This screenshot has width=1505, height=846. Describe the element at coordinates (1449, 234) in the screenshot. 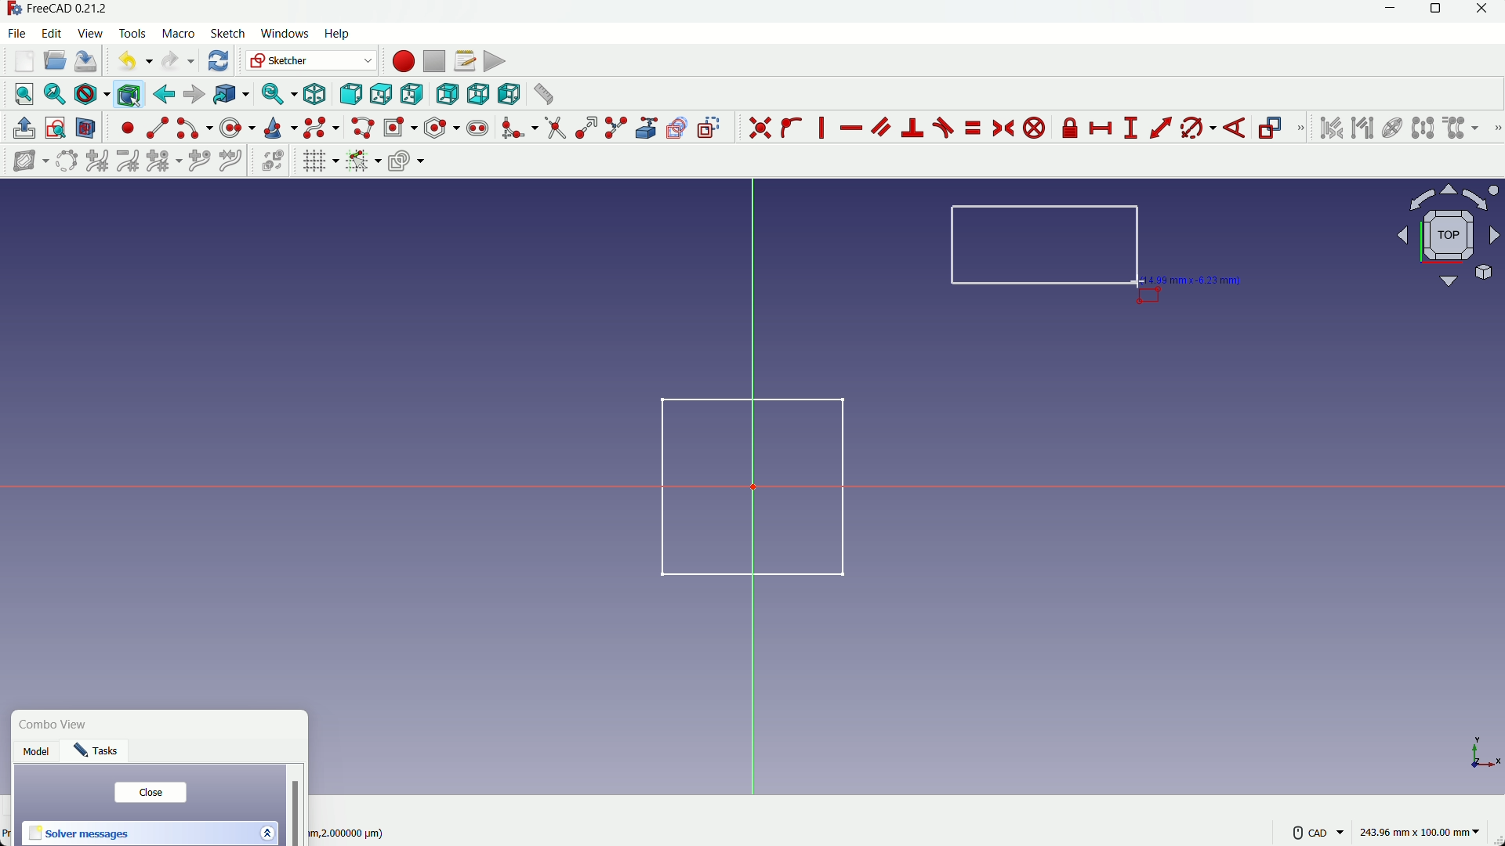

I see `rotate or change view` at that location.